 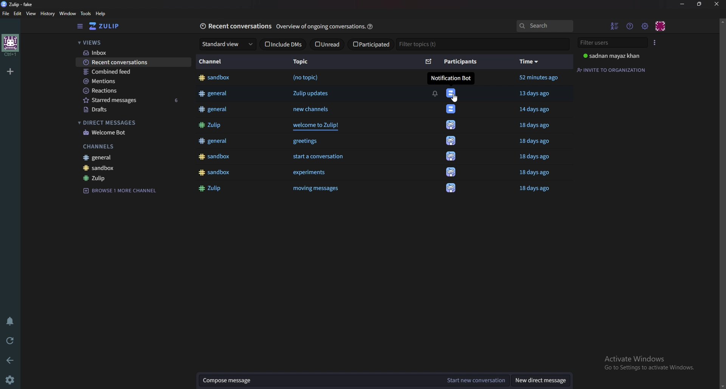 I want to click on Help menu, so click(x=630, y=26).